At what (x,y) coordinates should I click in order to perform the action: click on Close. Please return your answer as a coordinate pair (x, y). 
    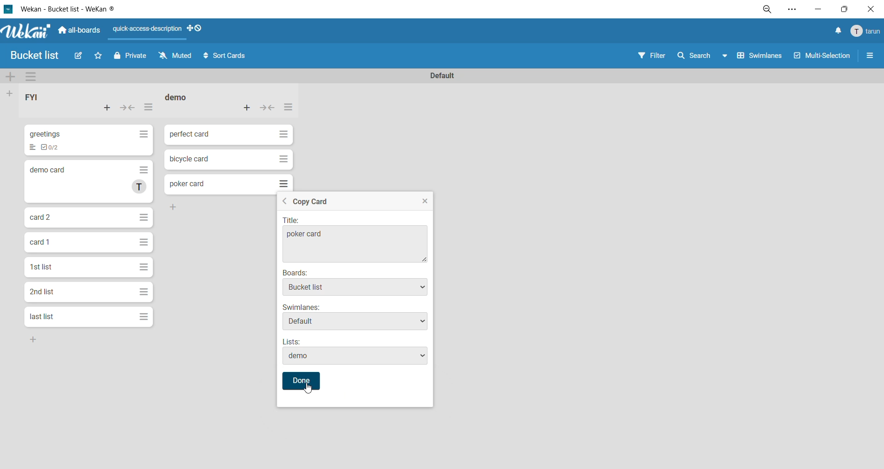
    Looking at the image, I should click on (425, 200).